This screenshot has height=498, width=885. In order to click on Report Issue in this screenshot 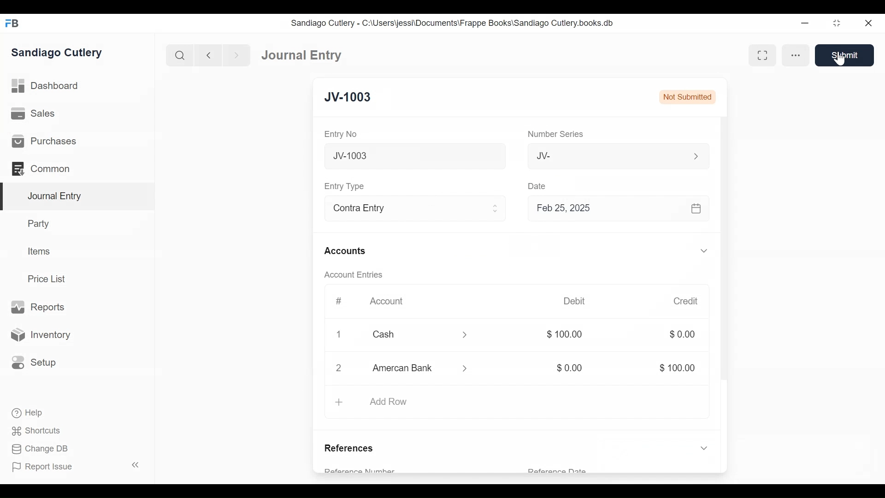, I will do `click(76, 467)`.